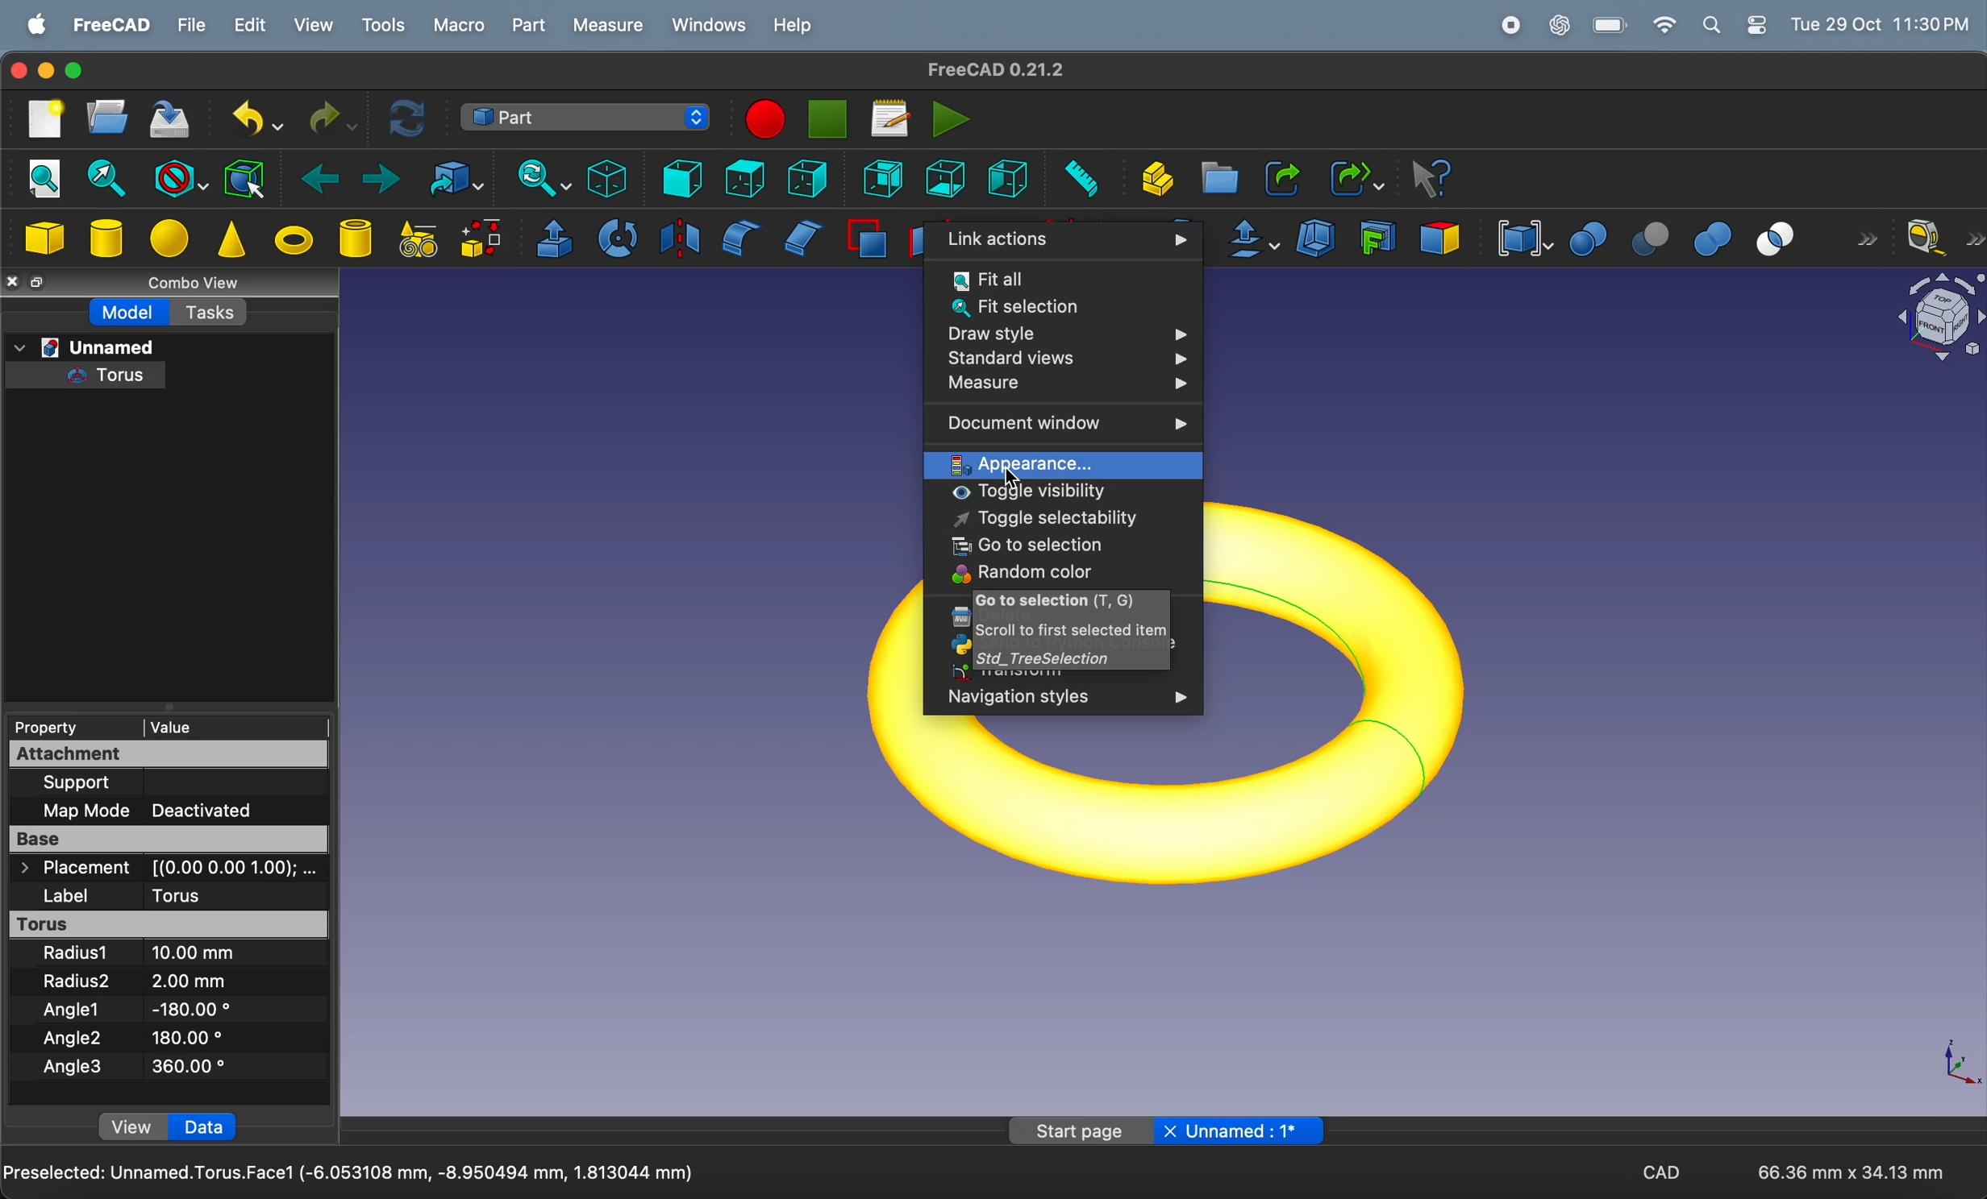 The image size is (1987, 1199). I want to click on measure, so click(609, 27).